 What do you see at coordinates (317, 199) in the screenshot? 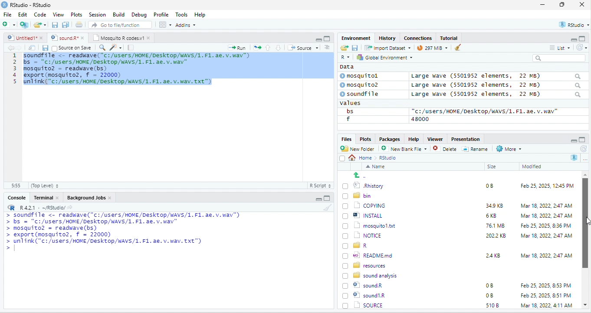
I see `minimize` at bounding box center [317, 199].